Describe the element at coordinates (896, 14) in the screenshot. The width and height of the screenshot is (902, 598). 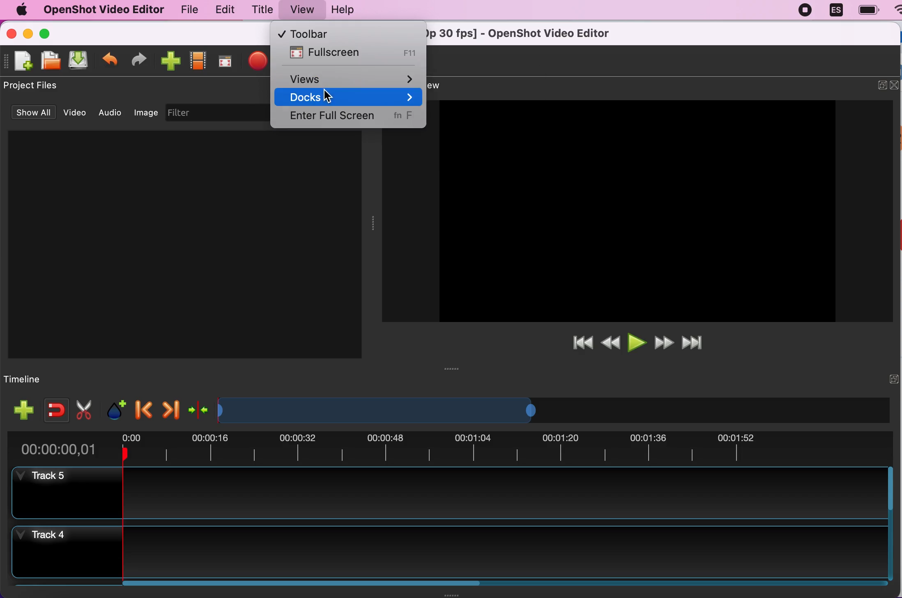
I see `wifi` at that location.